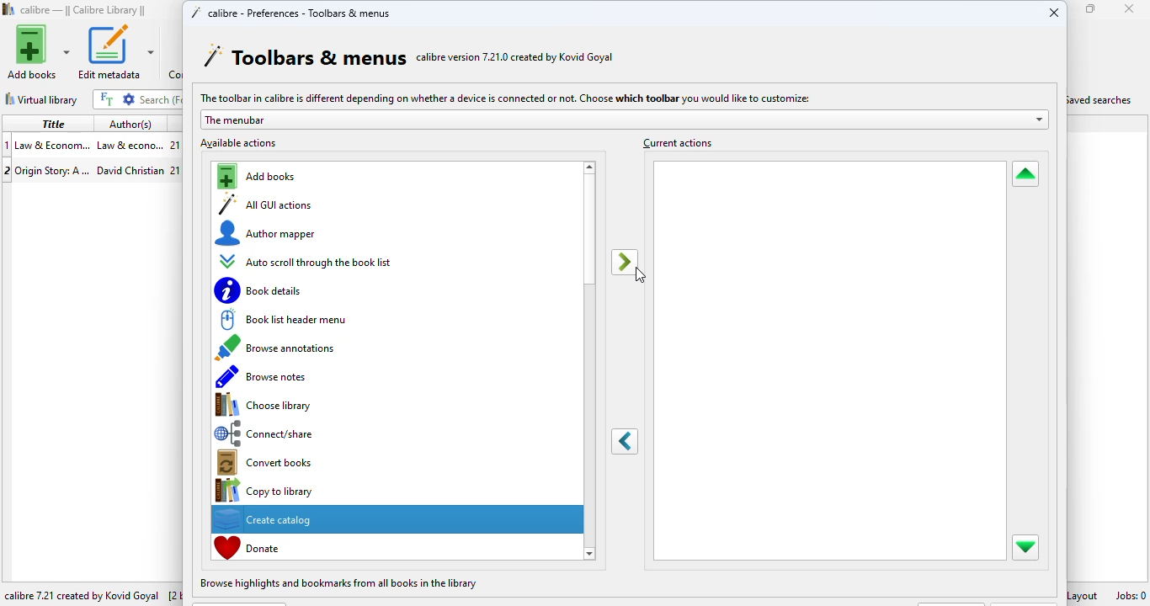 This screenshot has height=606, width=1150. Describe the element at coordinates (53, 123) in the screenshot. I see `title` at that location.